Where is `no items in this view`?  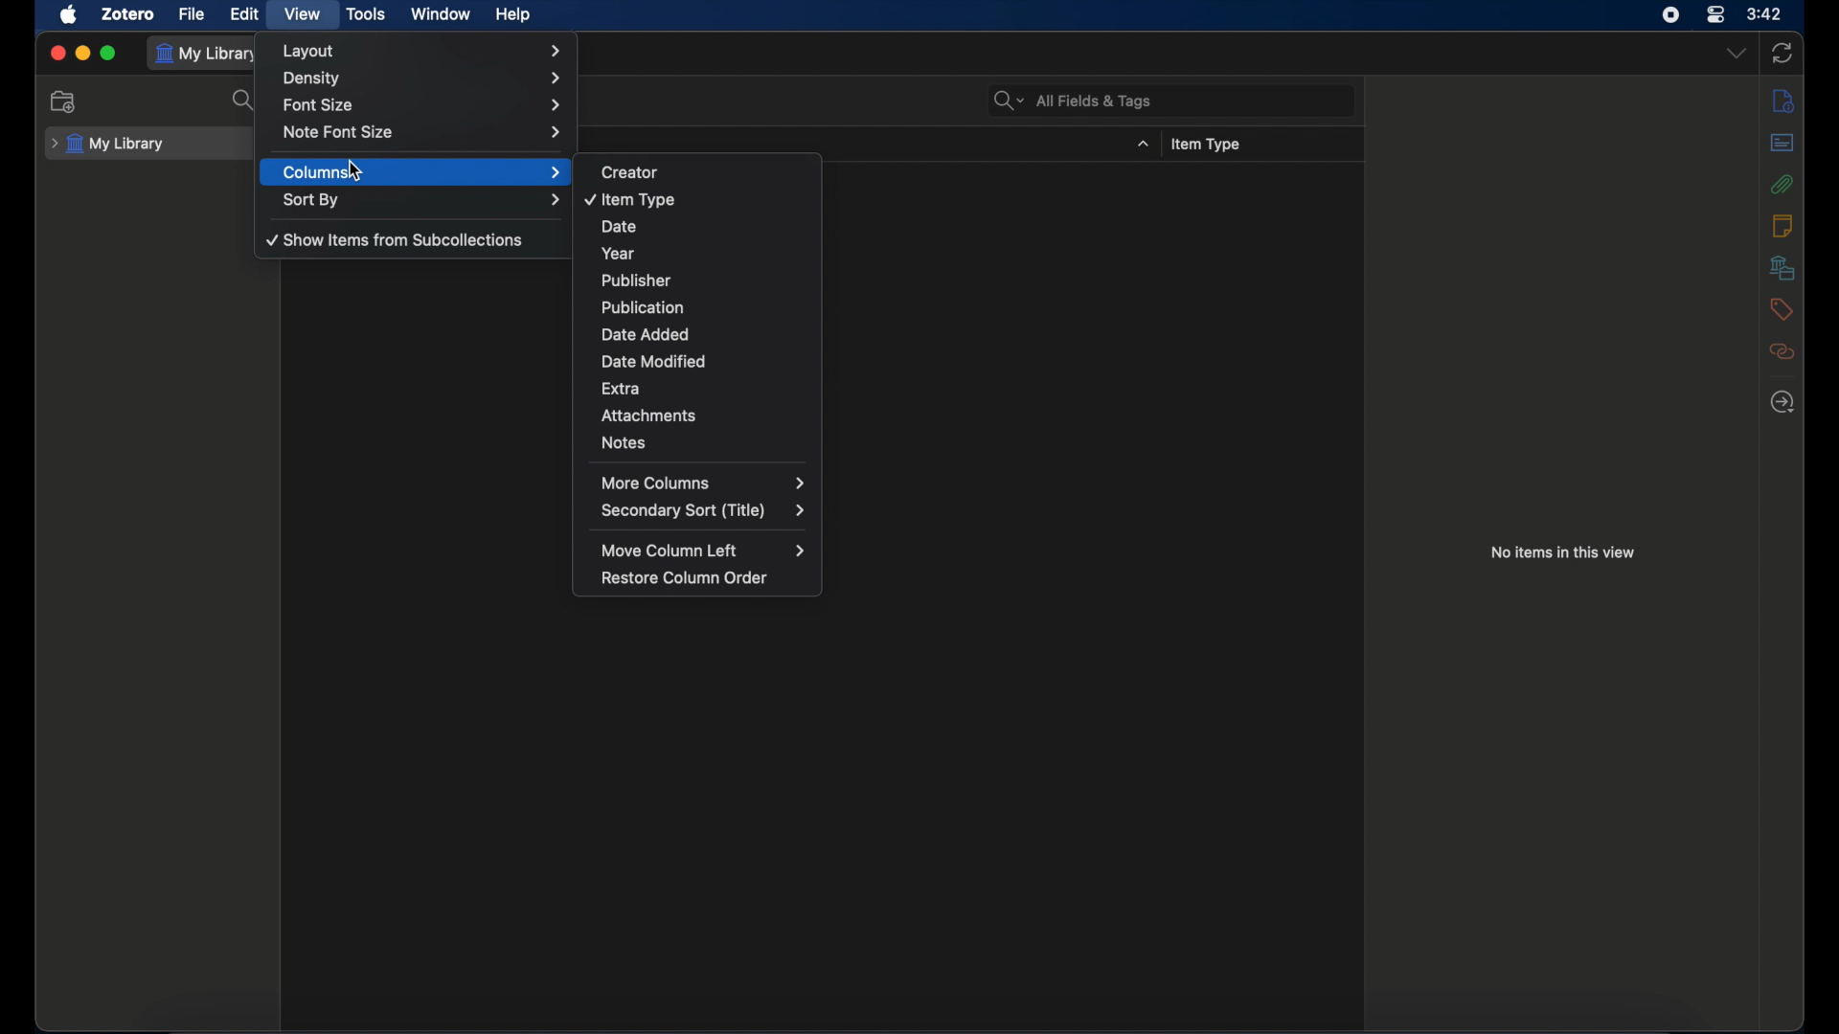
no items in this view is located at coordinates (1563, 552).